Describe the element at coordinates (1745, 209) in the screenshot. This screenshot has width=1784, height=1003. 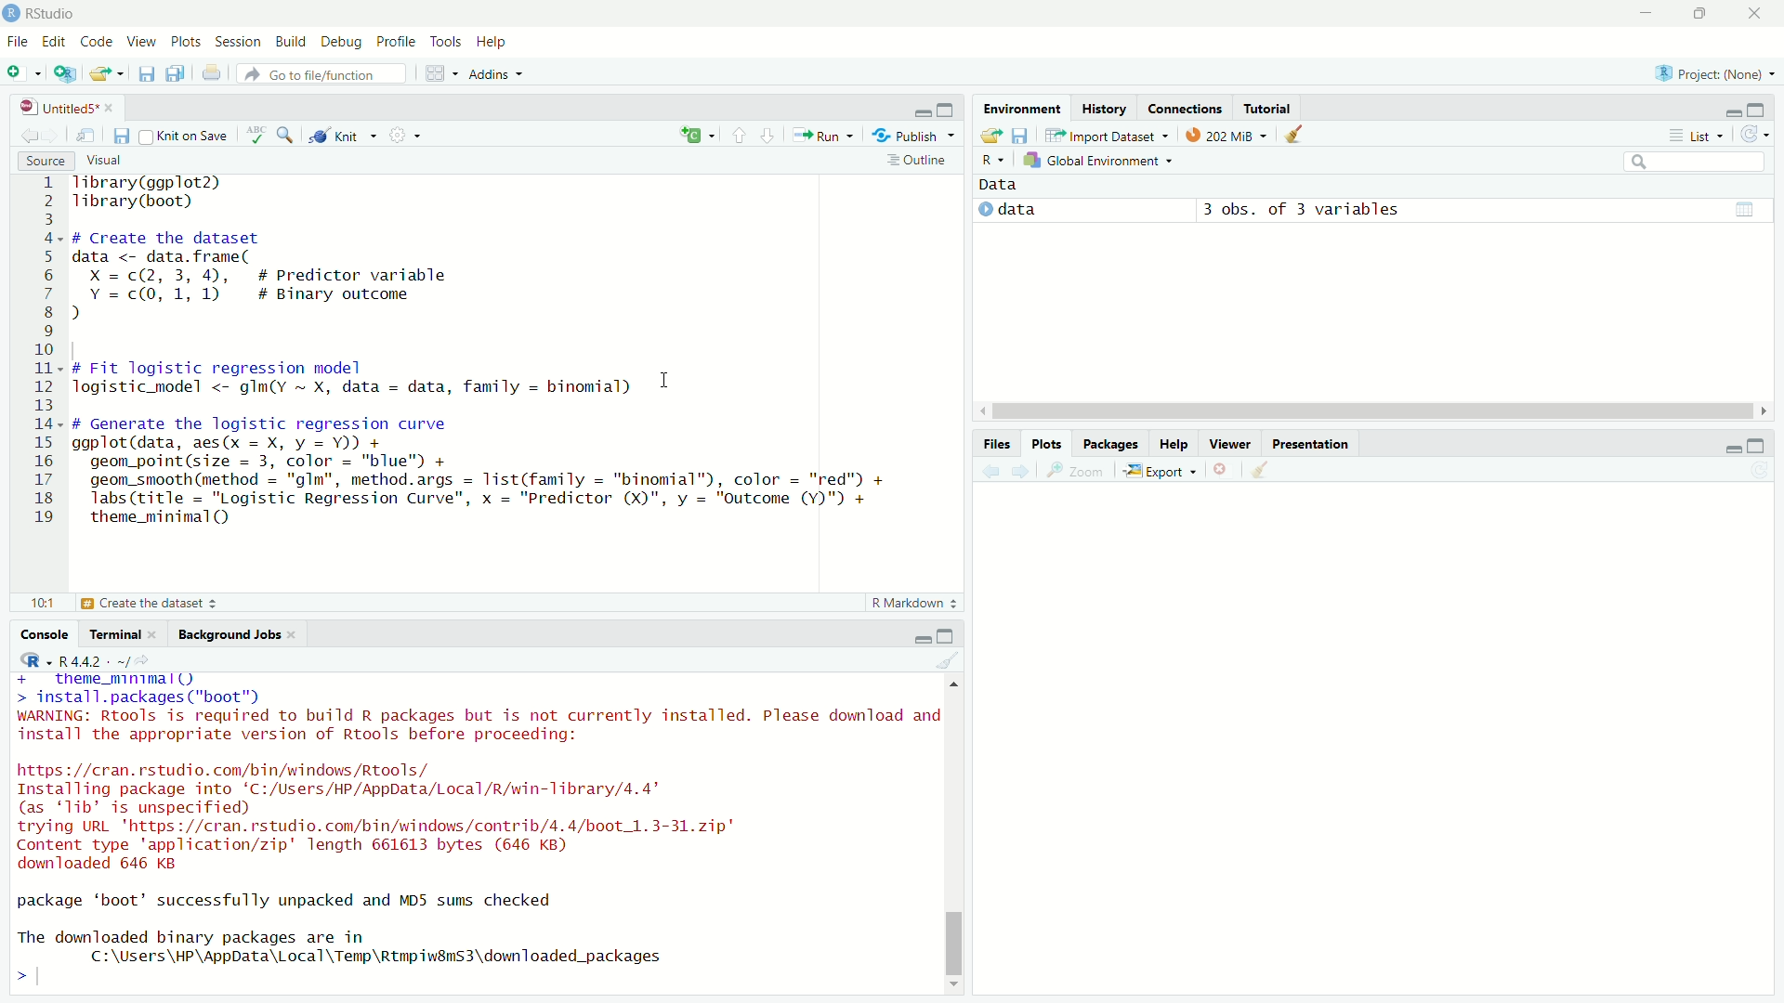
I see `Grid view` at that location.